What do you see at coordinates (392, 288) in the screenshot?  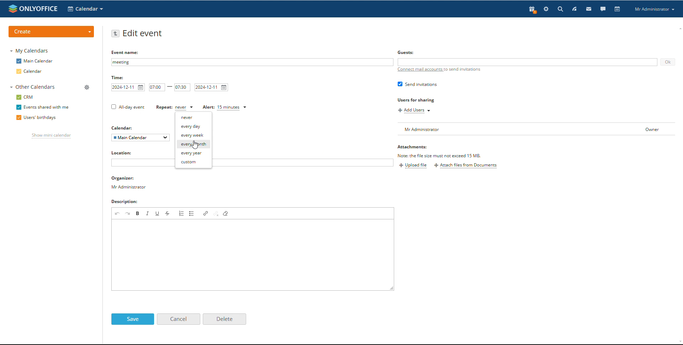 I see `resize` at bounding box center [392, 288].